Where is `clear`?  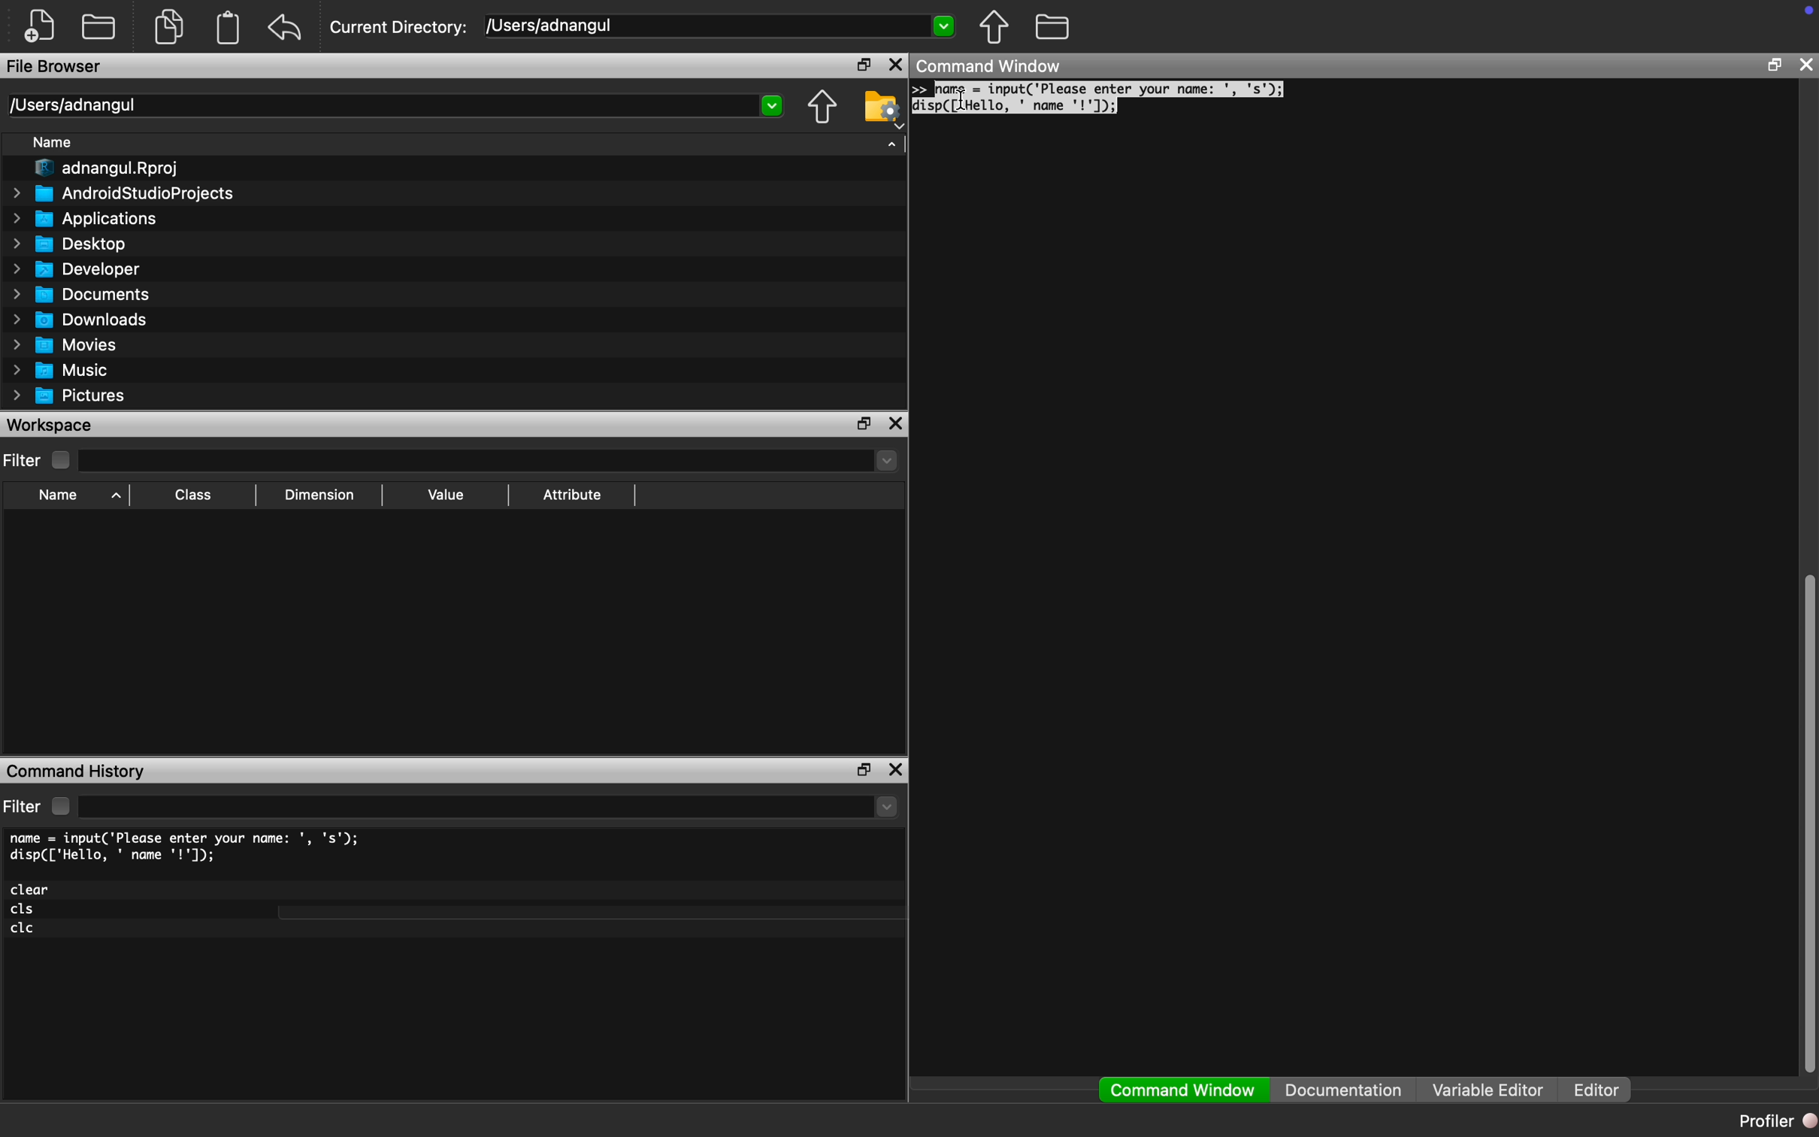
clear is located at coordinates (32, 890).